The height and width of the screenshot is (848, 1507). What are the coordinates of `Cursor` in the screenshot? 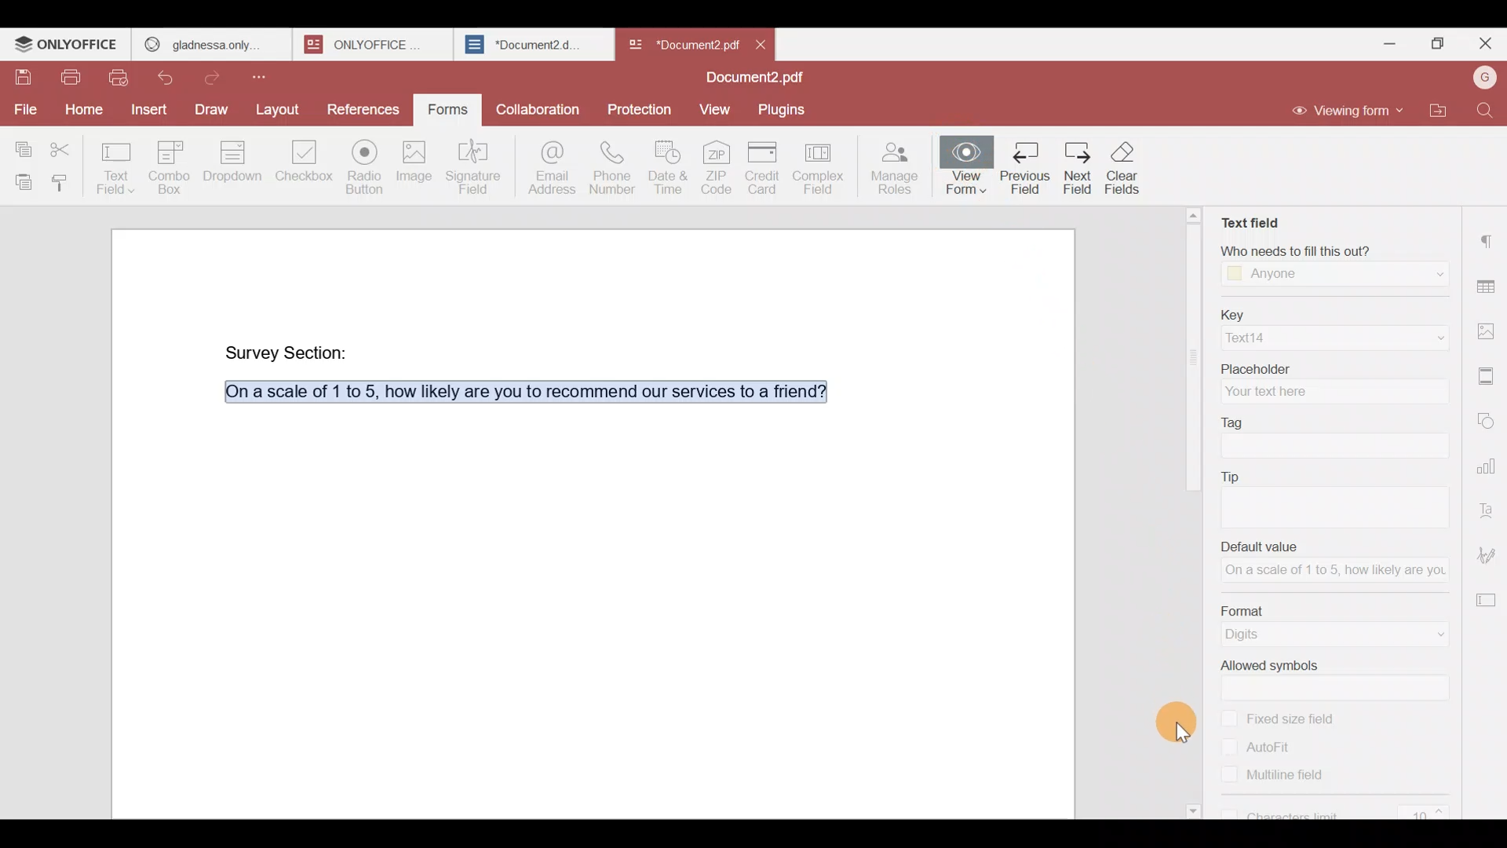 It's located at (1179, 719).